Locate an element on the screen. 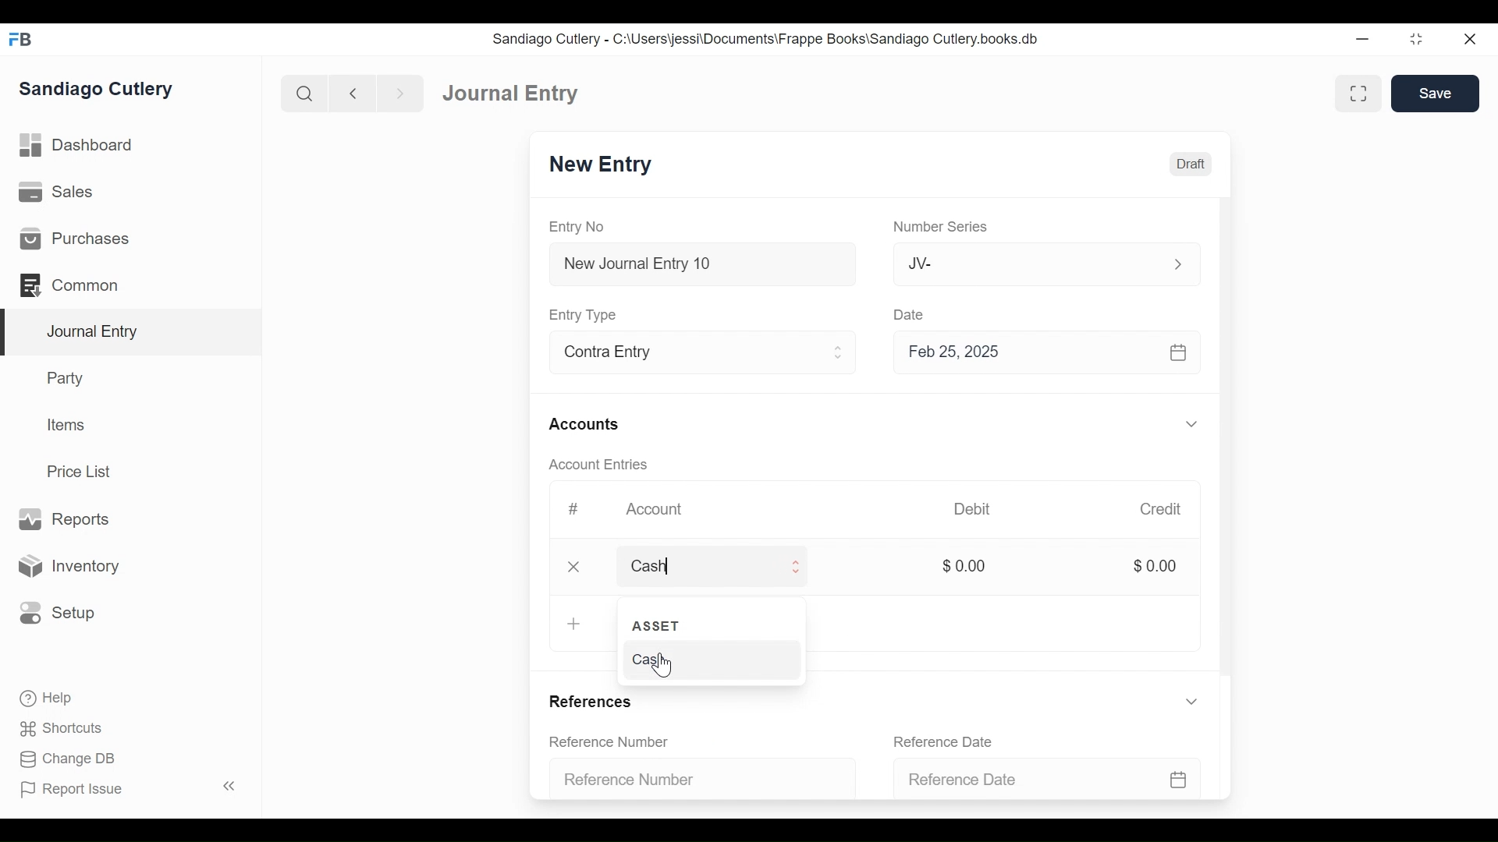  Price List is located at coordinates (82, 471).